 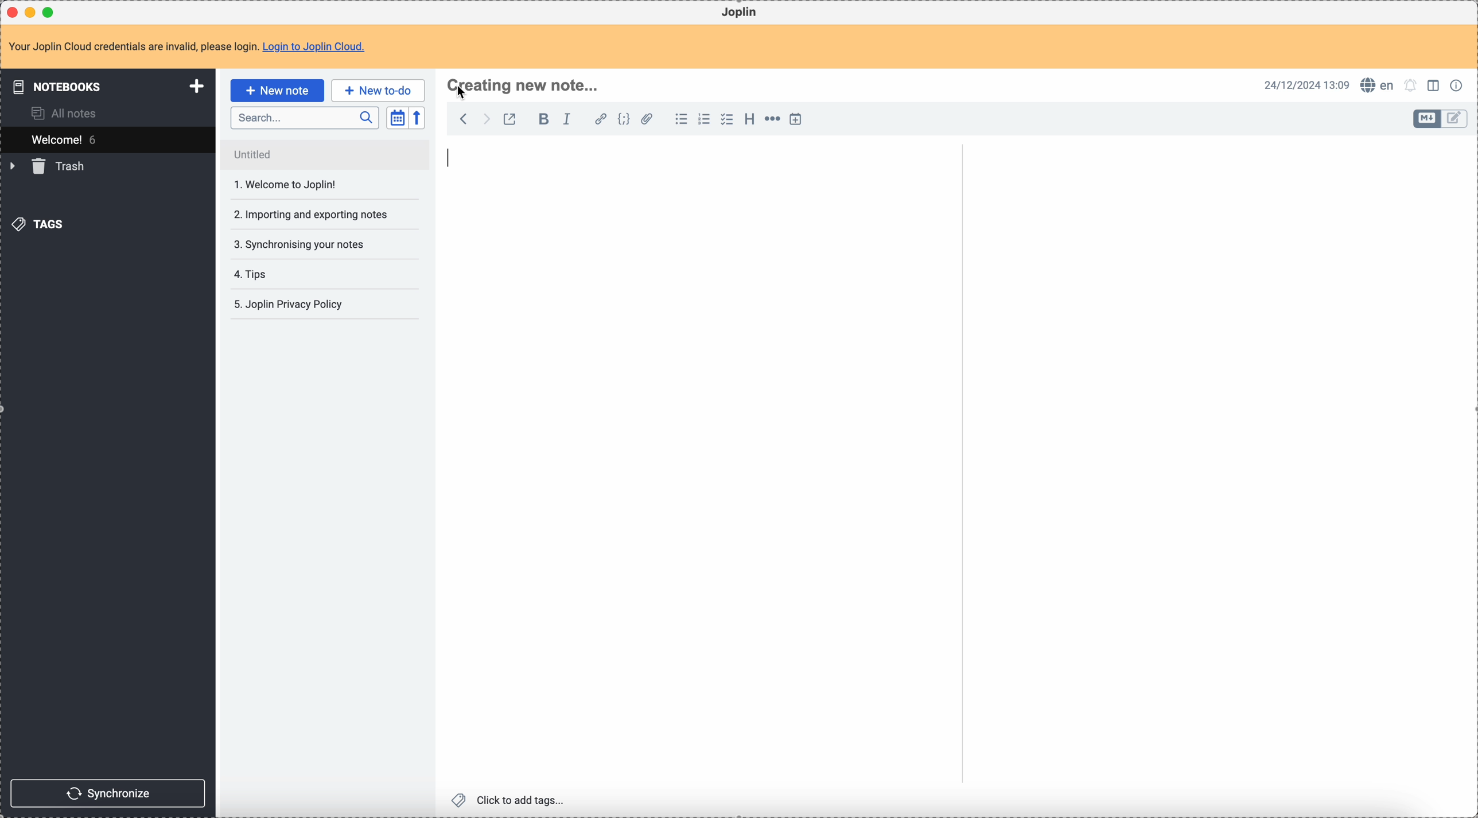 What do you see at coordinates (108, 793) in the screenshot?
I see `synchronize` at bounding box center [108, 793].